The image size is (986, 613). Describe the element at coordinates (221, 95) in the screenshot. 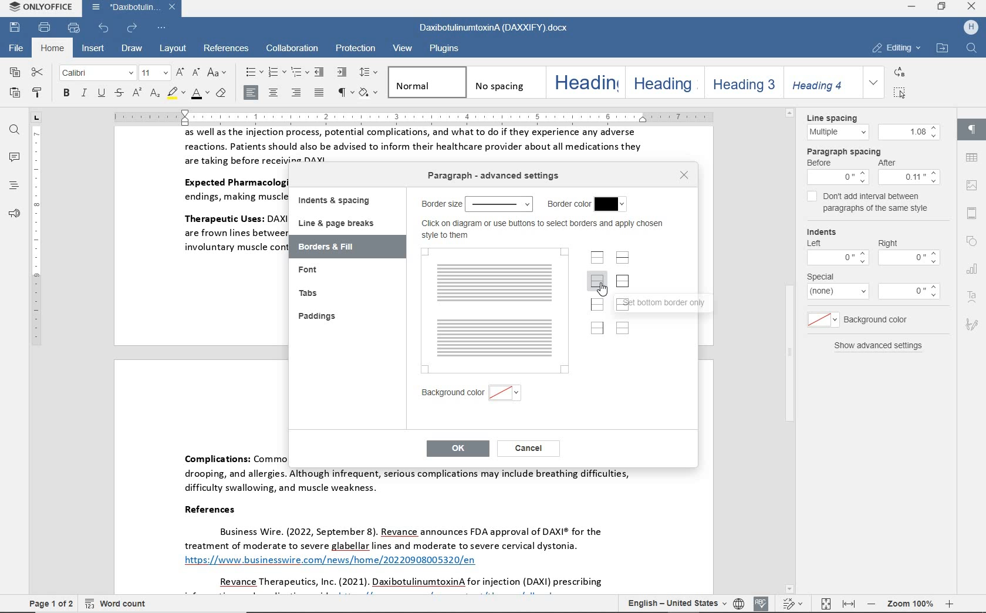

I see `clear style` at that location.